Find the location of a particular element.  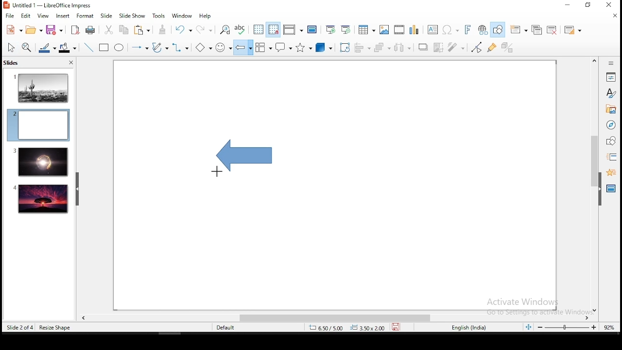

callout shapes is located at coordinates (284, 48).